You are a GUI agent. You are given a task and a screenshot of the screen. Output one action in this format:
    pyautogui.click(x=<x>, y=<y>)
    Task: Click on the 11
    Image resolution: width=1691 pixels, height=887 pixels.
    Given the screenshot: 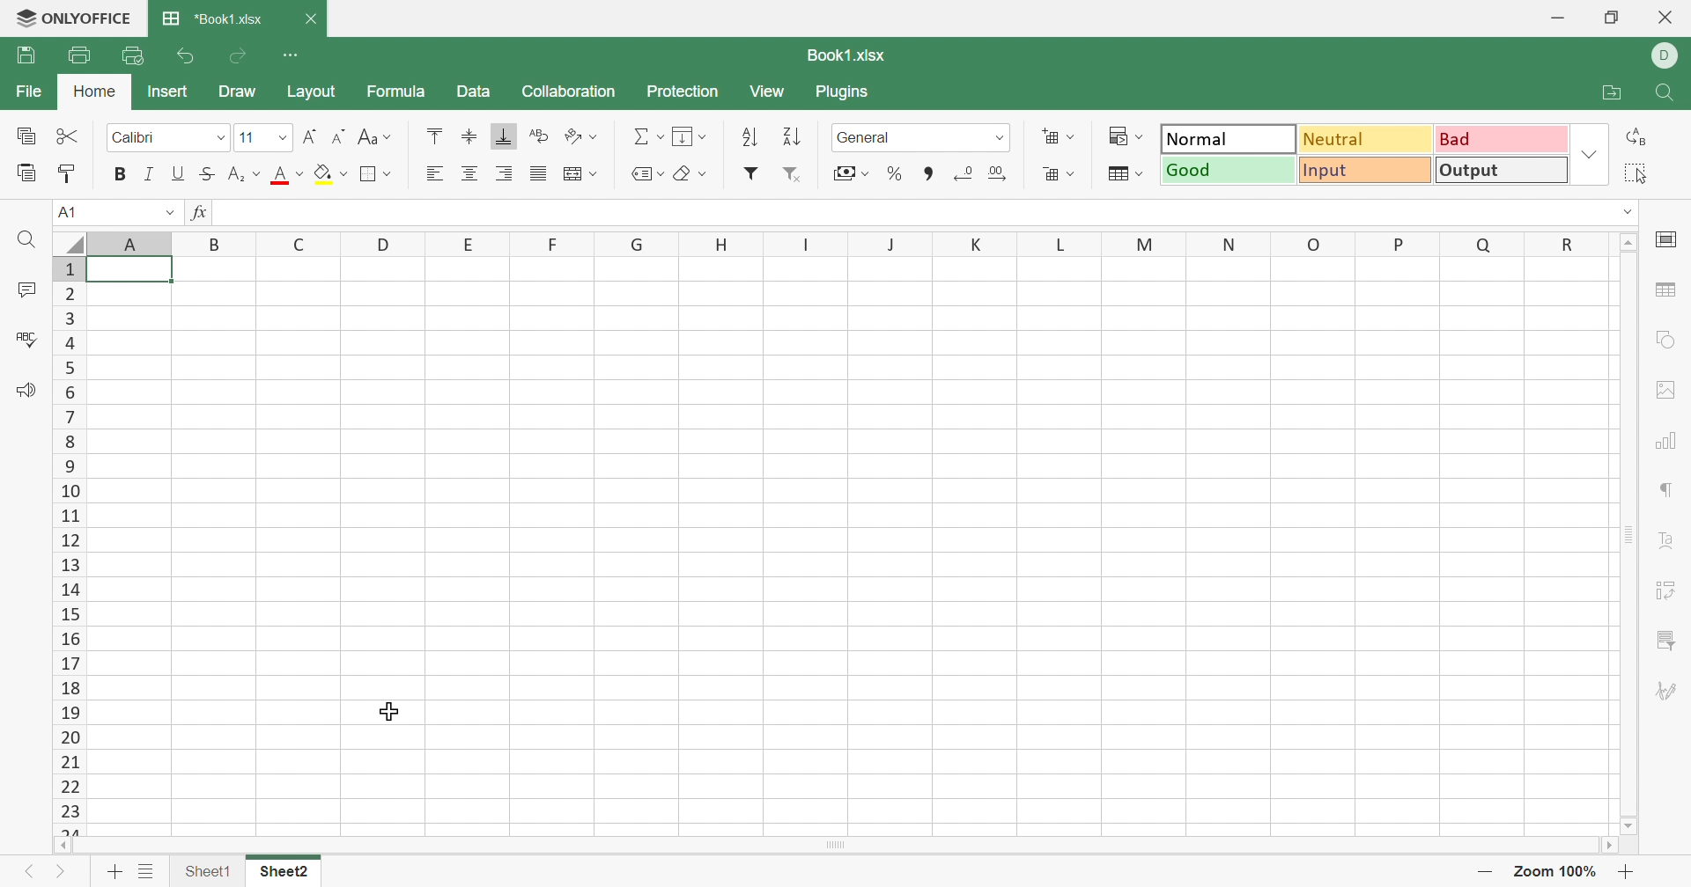 What is the action you would take?
    pyautogui.click(x=68, y=517)
    